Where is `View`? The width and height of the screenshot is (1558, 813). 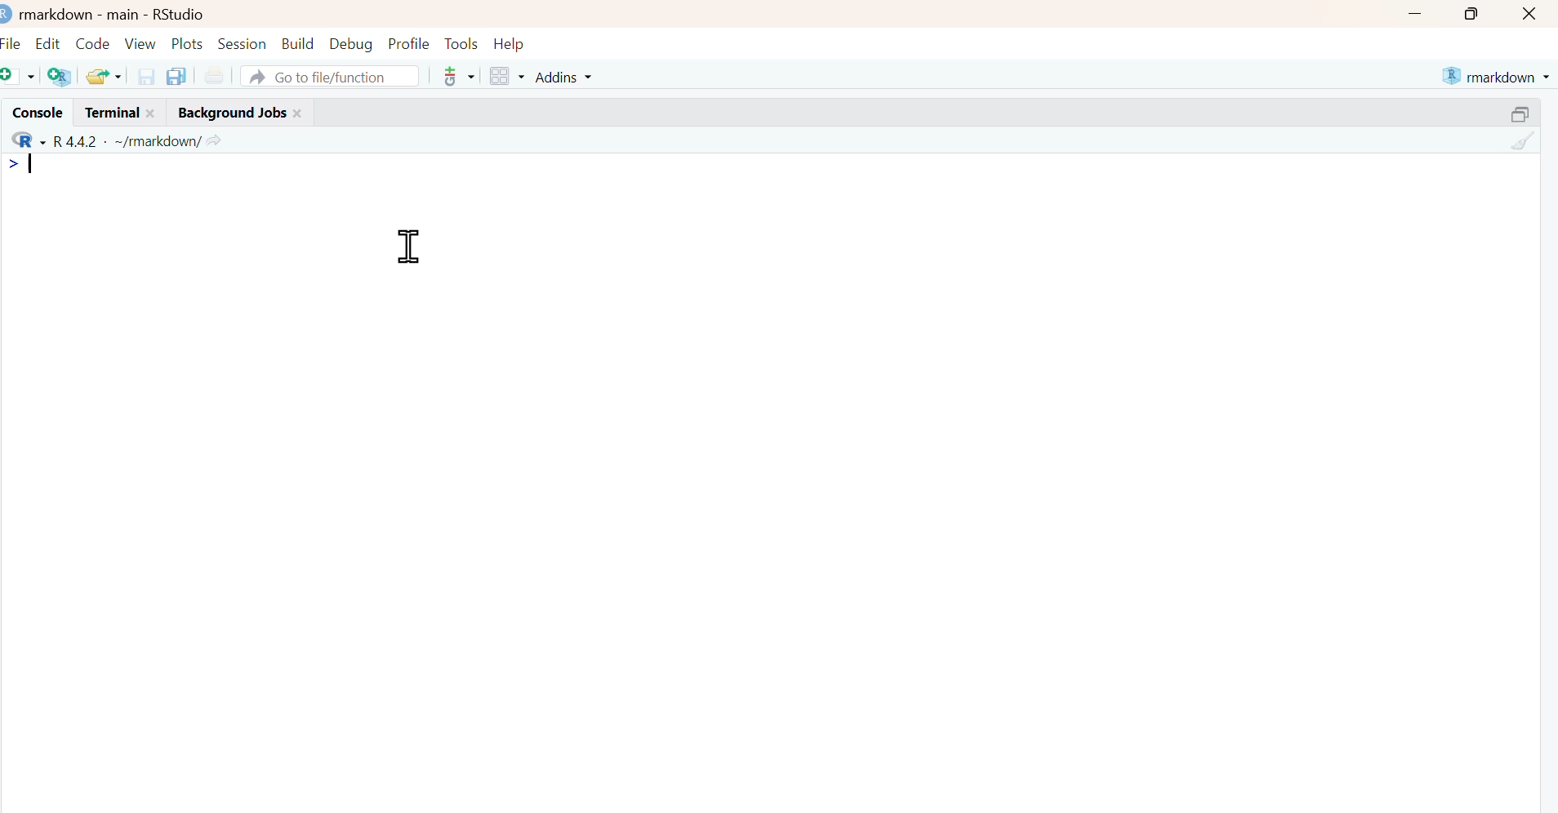 View is located at coordinates (142, 41).